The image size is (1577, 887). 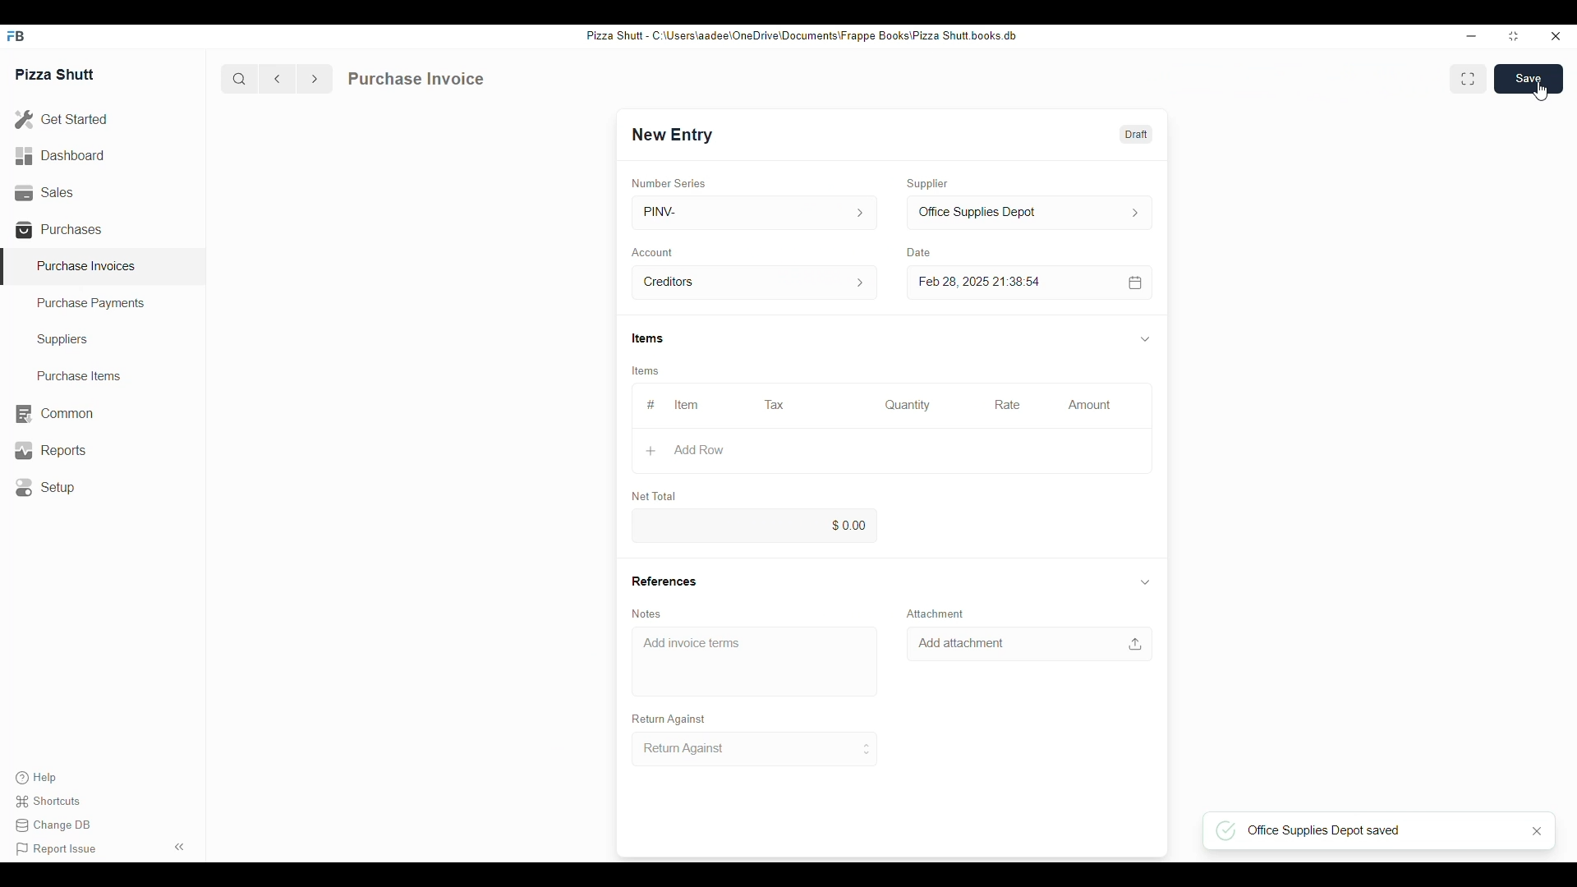 I want to click on Quantity, so click(x=908, y=404).